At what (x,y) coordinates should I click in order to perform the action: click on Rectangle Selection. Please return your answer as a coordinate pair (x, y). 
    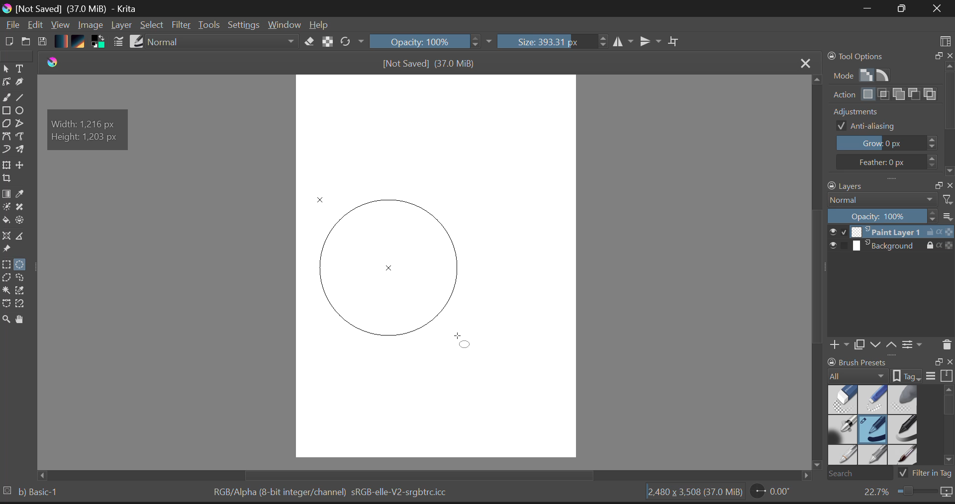
    Looking at the image, I should click on (6, 265).